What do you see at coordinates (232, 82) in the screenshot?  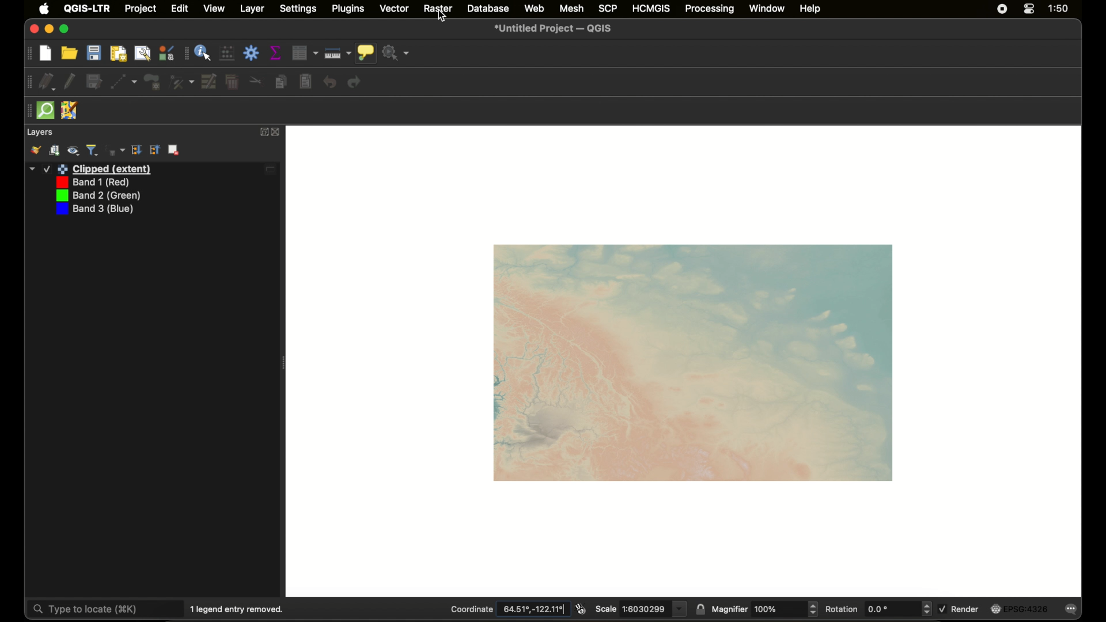 I see `delete selected` at bounding box center [232, 82].